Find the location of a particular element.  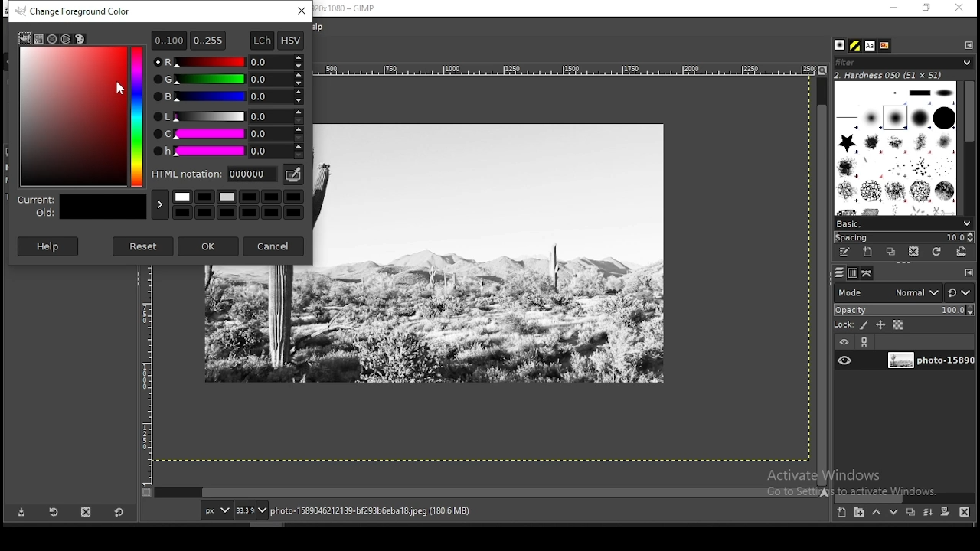

0..100 is located at coordinates (168, 41).